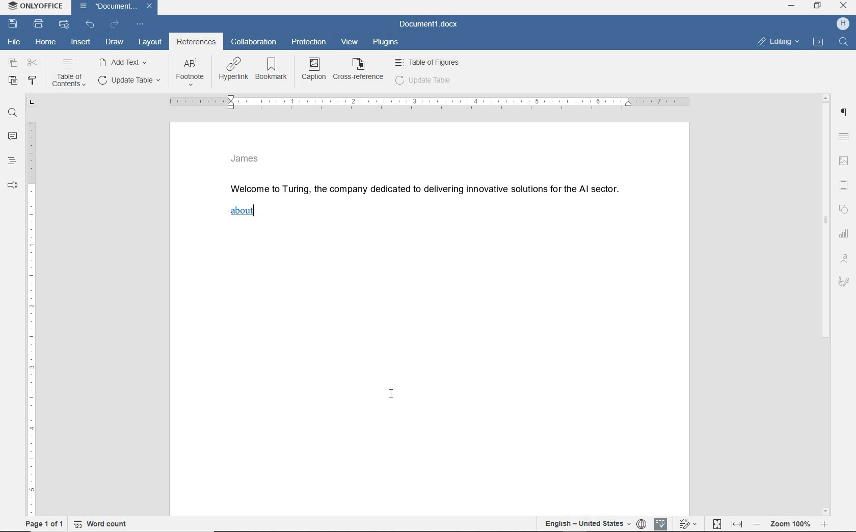  I want to click on James, so click(246, 157).